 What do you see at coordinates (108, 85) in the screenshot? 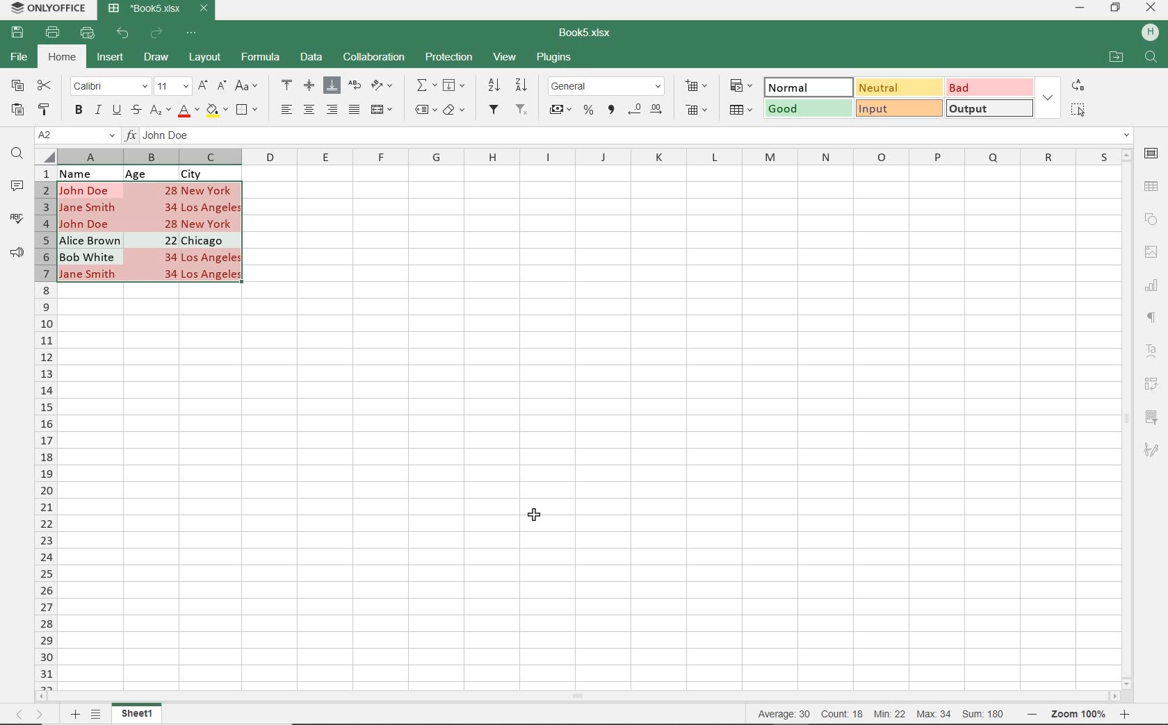
I see `FONT` at bounding box center [108, 85].